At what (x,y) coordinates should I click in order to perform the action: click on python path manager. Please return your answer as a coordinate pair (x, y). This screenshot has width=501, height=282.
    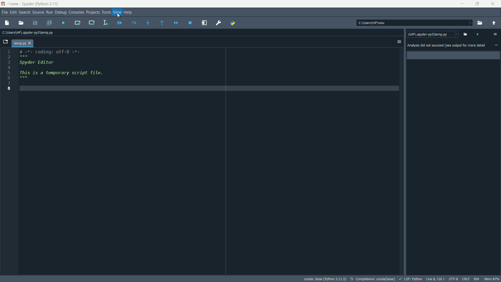
    Looking at the image, I should click on (233, 23).